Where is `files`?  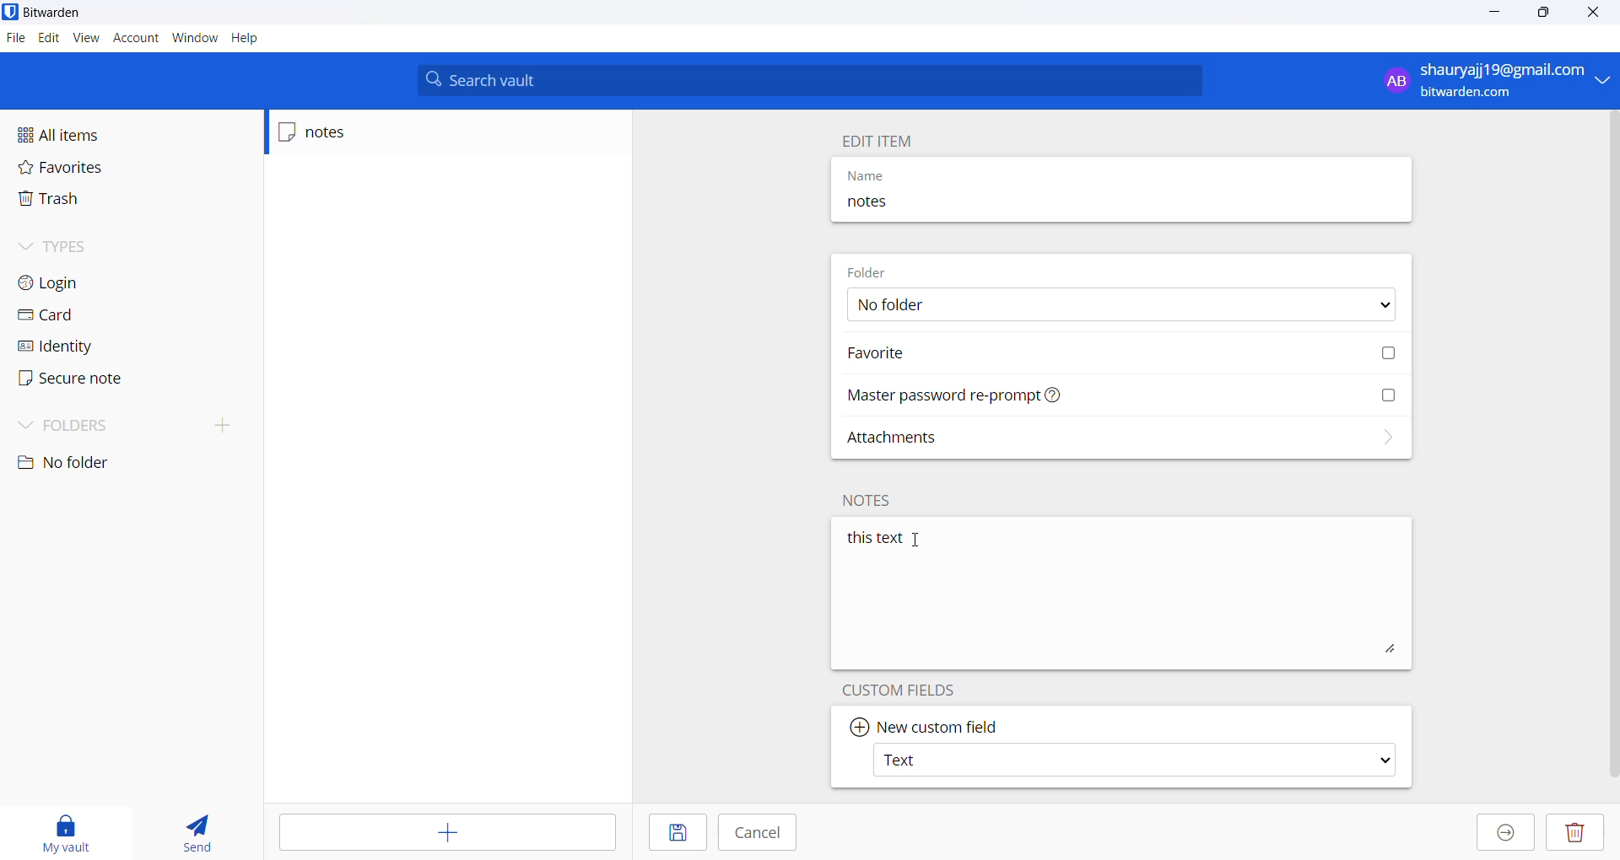 files is located at coordinates (14, 37).